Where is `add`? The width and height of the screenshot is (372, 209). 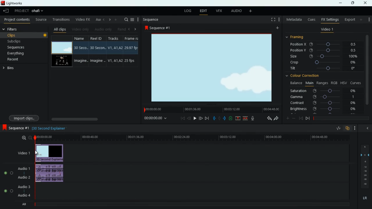 add is located at coordinates (116, 20).